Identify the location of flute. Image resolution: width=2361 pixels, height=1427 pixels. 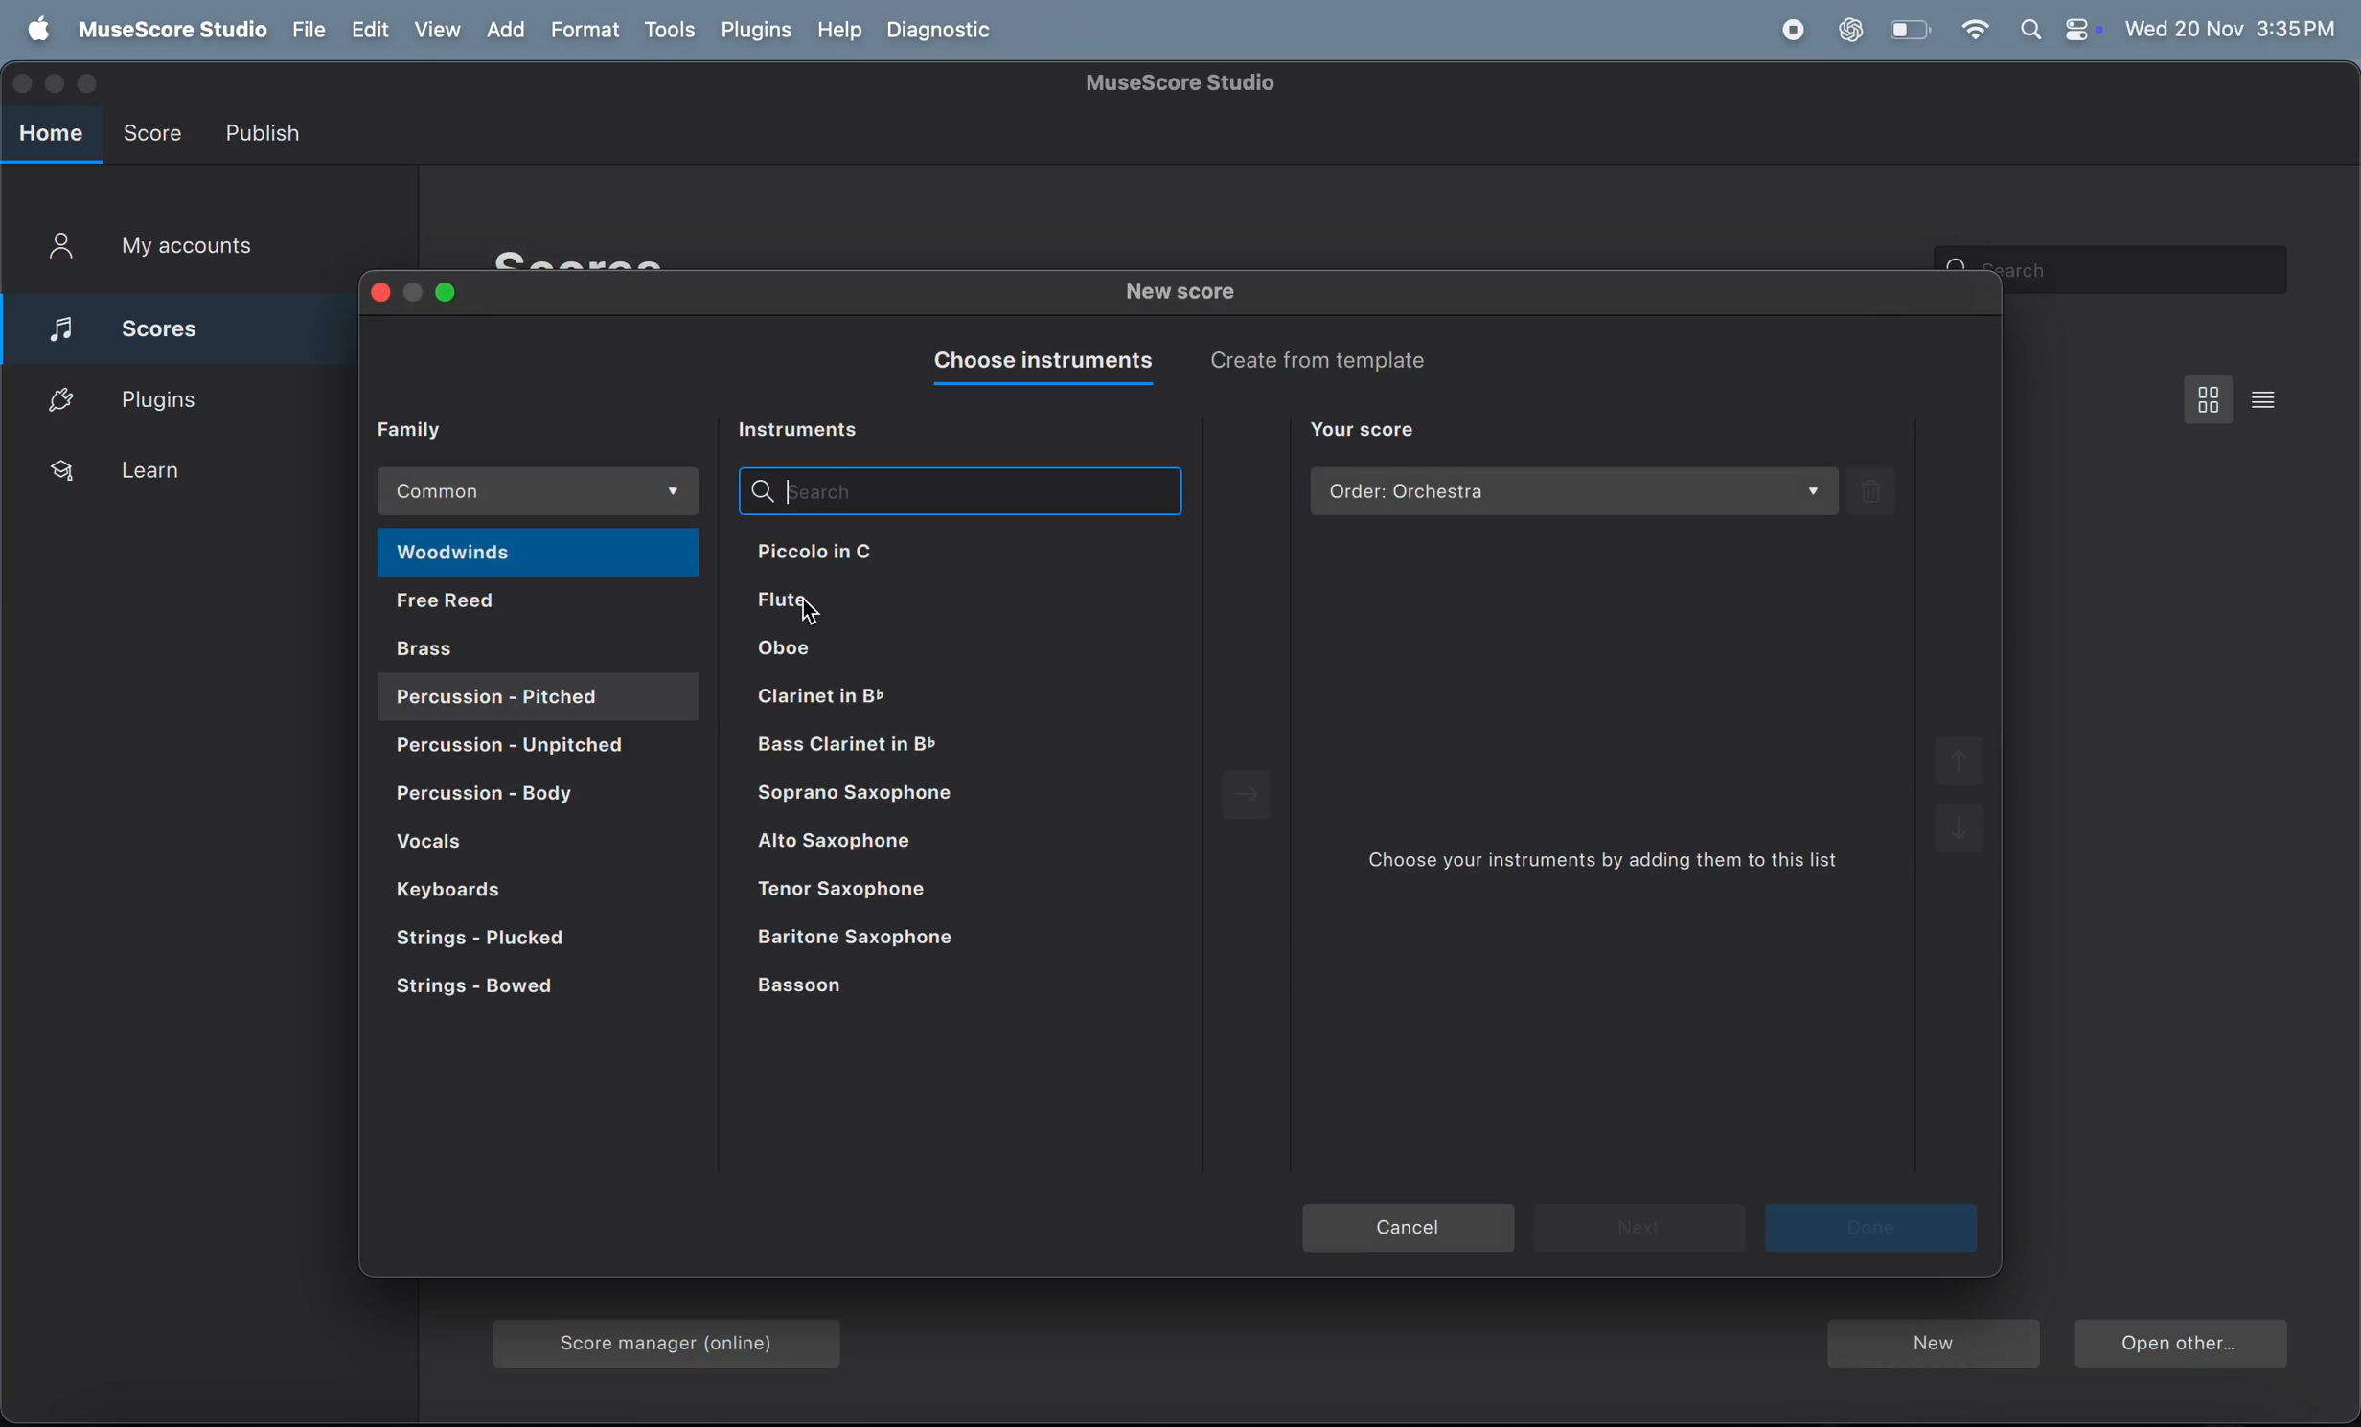
(920, 604).